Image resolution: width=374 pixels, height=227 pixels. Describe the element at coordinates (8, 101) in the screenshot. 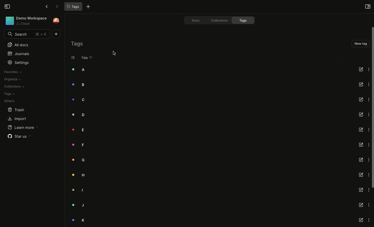

I see `Others` at that location.